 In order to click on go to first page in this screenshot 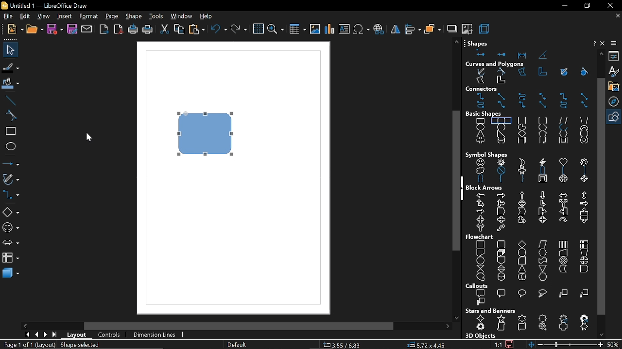, I will do `click(26, 334)`.